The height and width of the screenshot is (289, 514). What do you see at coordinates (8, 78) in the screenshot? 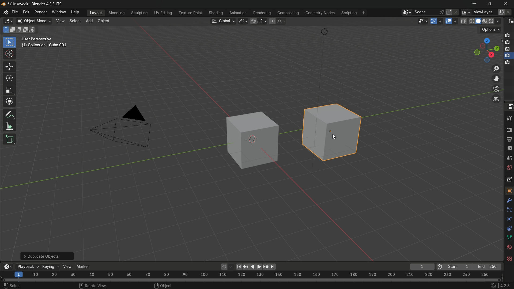
I see `rotate` at bounding box center [8, 78].